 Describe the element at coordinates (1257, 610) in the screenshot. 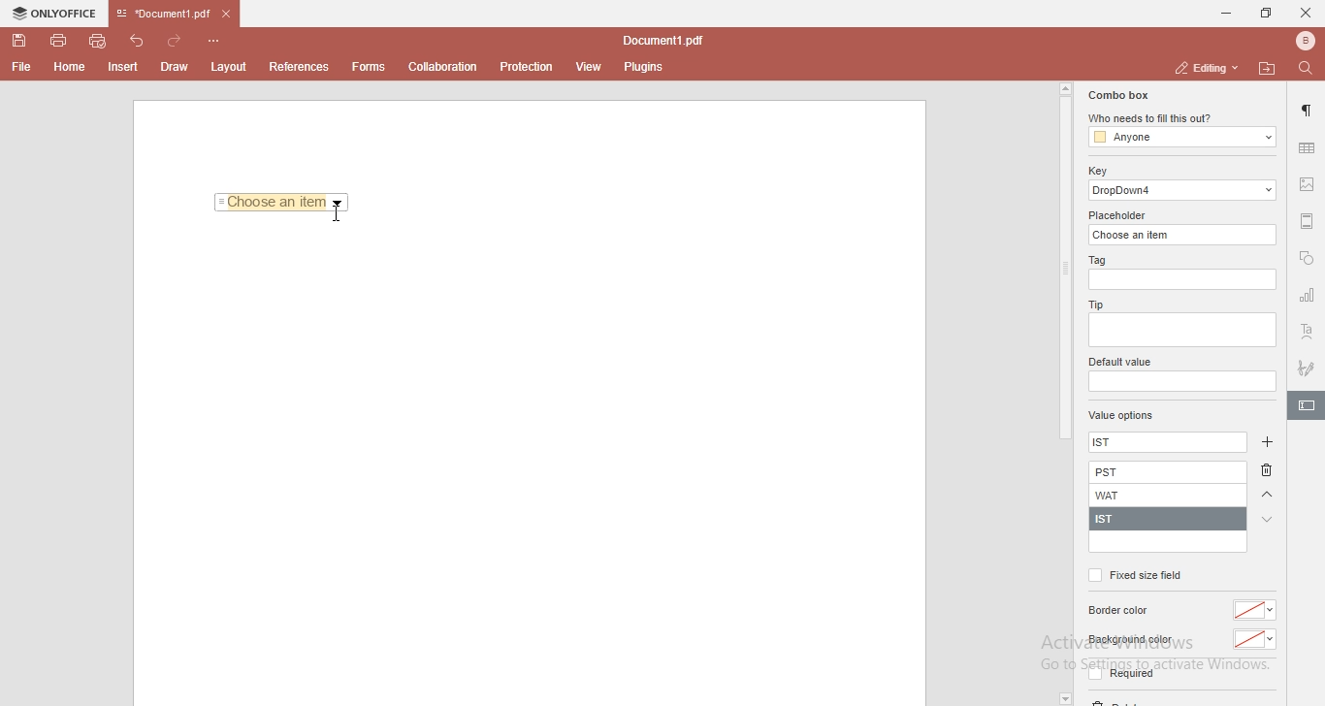

I see `color dropdown` at that location.